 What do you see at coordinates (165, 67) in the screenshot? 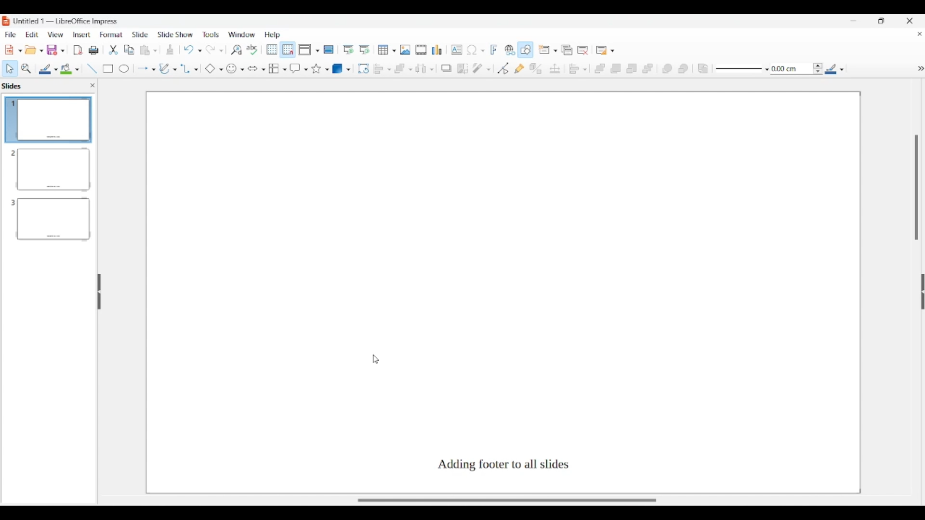
I see `Write` at bounding box center [165, 67].